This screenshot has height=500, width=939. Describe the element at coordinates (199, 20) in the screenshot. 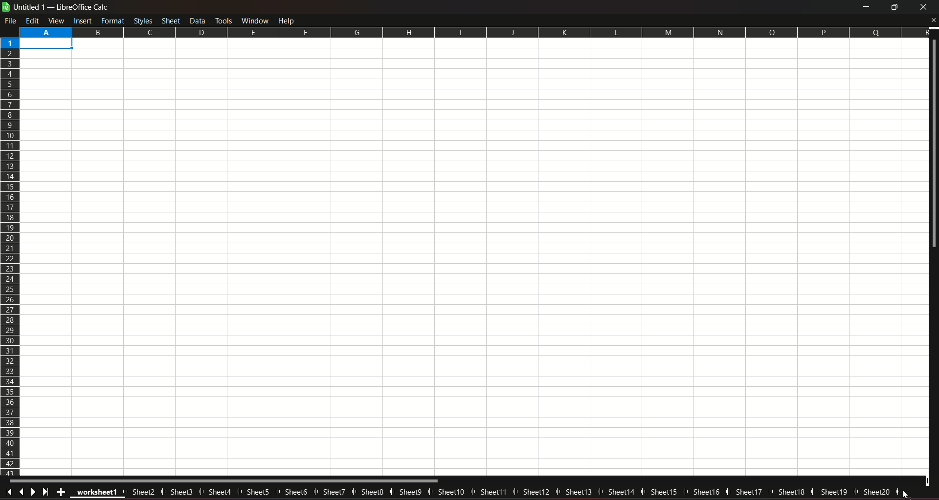

I see `Data` at that location.